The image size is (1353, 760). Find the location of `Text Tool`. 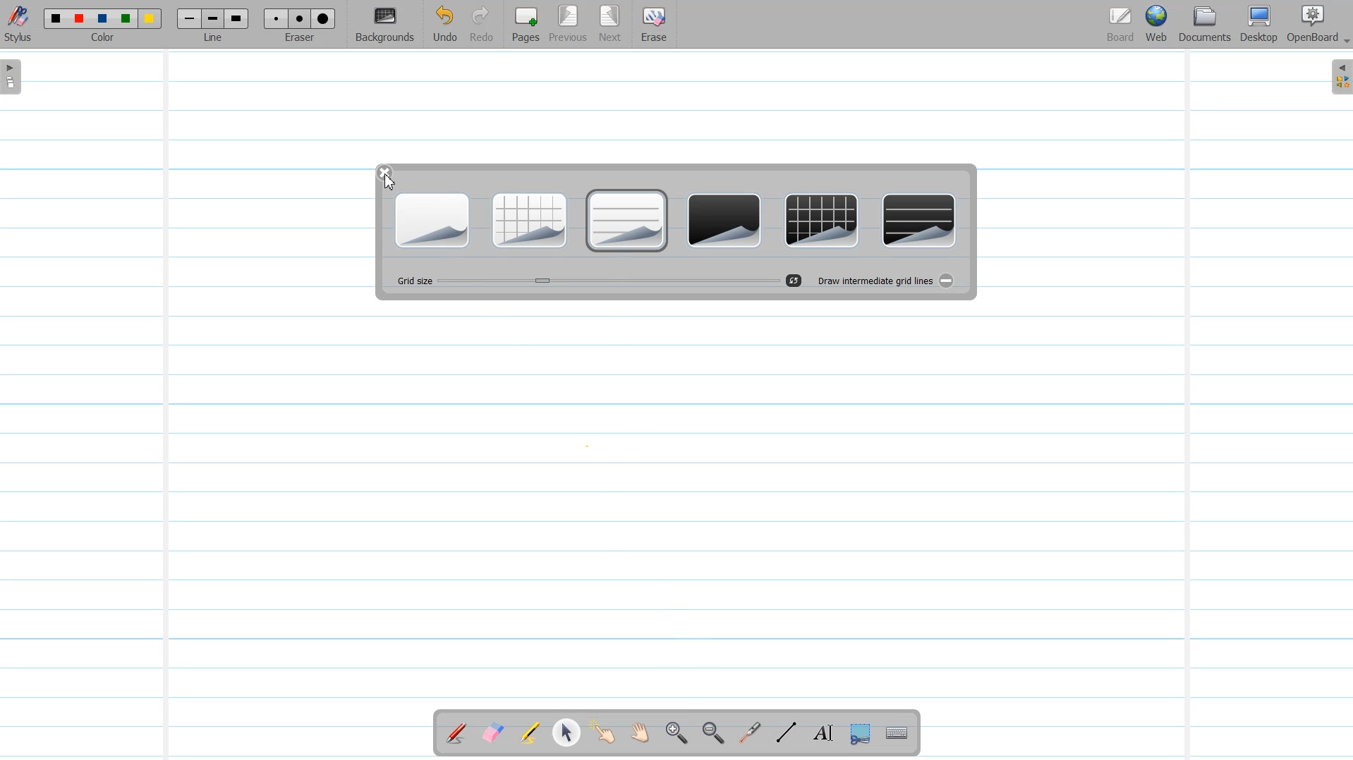

Text Tool is located at coordinates (820, 733).